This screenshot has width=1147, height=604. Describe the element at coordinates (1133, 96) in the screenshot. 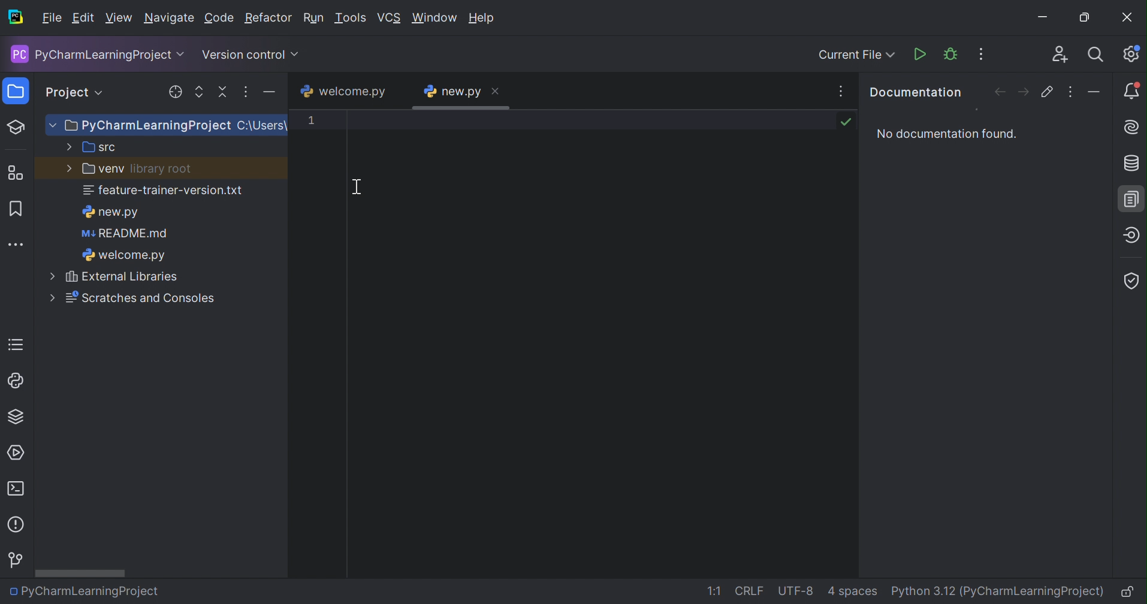

I see `Notifications` at that location.